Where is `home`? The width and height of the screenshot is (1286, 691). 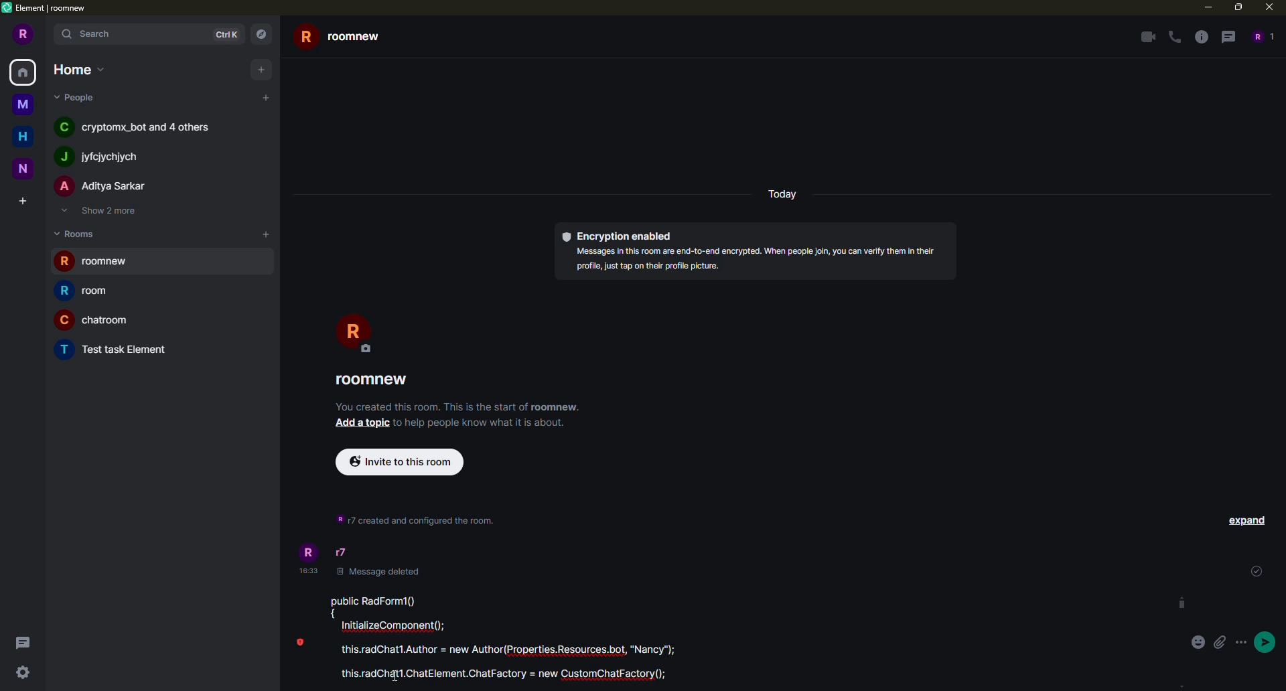 home is located at coordinates (85, 69).